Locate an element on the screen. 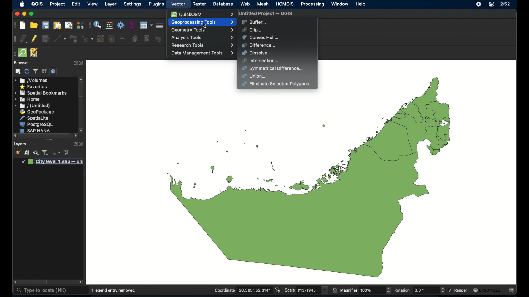  enable/disable properties widget is located at coordinates (53, 71).